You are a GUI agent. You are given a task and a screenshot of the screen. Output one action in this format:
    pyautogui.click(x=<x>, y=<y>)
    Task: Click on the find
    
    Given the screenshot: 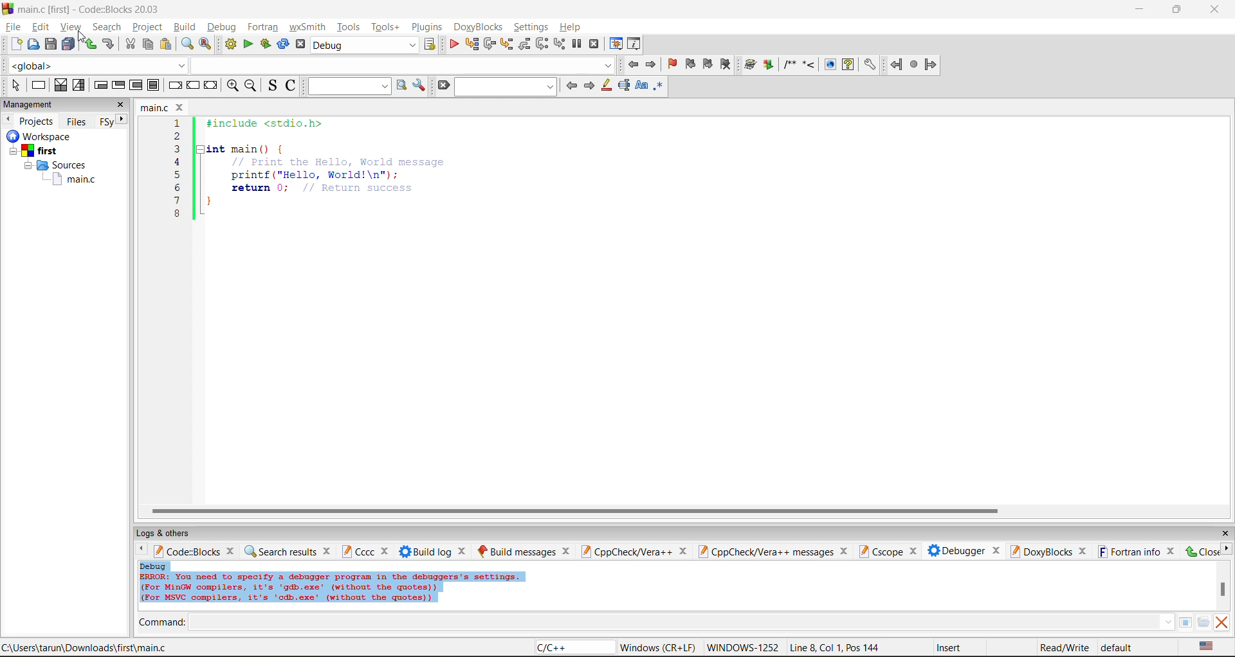 What is the action you would take?
    pyautogui.click(x=187, y=43)
    